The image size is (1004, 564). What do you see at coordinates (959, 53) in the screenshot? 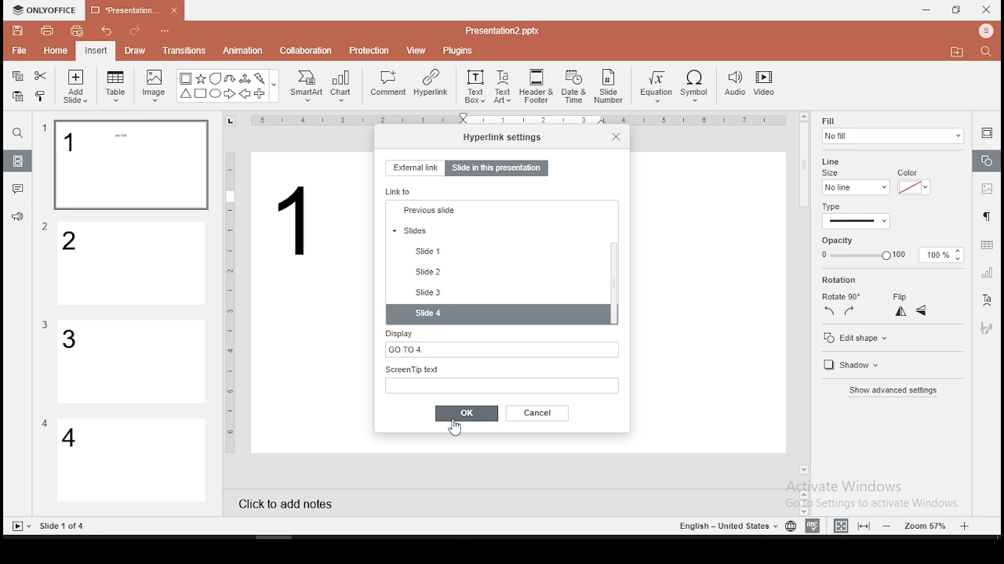
I see `Move to folder` at bounding box center [959, 53].